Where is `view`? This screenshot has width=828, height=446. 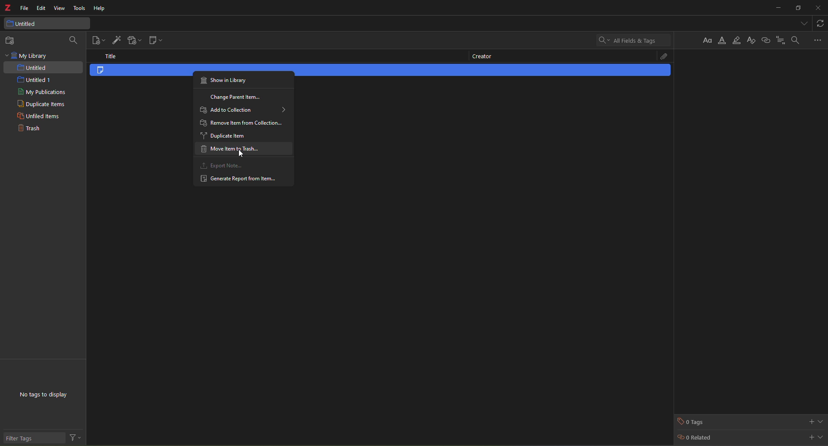
view is located at coordinates (59, 8).